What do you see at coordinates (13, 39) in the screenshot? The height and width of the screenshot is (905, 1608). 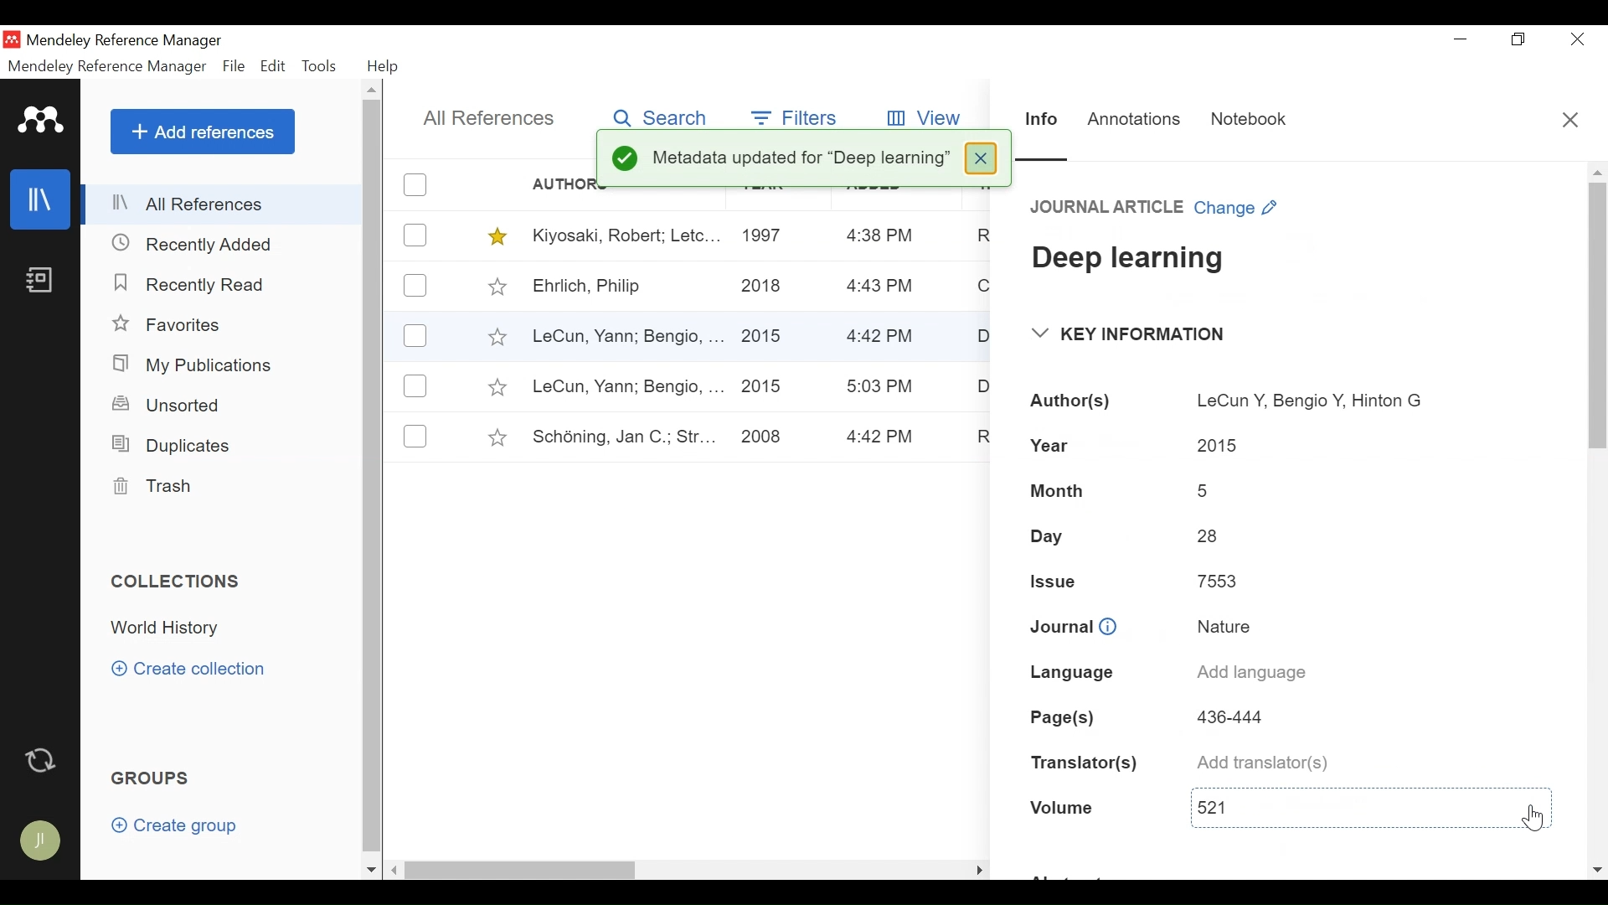 I see `Mendeley Desktop Icon` at bounding box center [13, 39].